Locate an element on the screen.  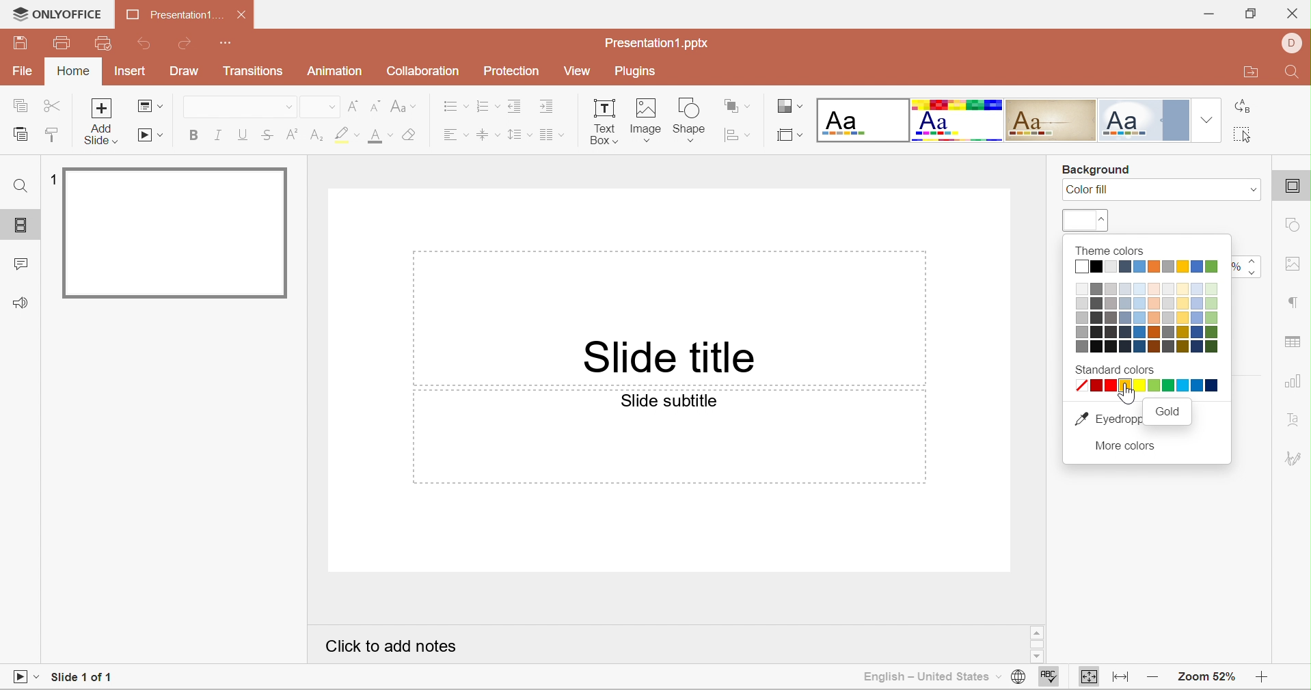
Scroll Down is located at coordinates (1260, 659).